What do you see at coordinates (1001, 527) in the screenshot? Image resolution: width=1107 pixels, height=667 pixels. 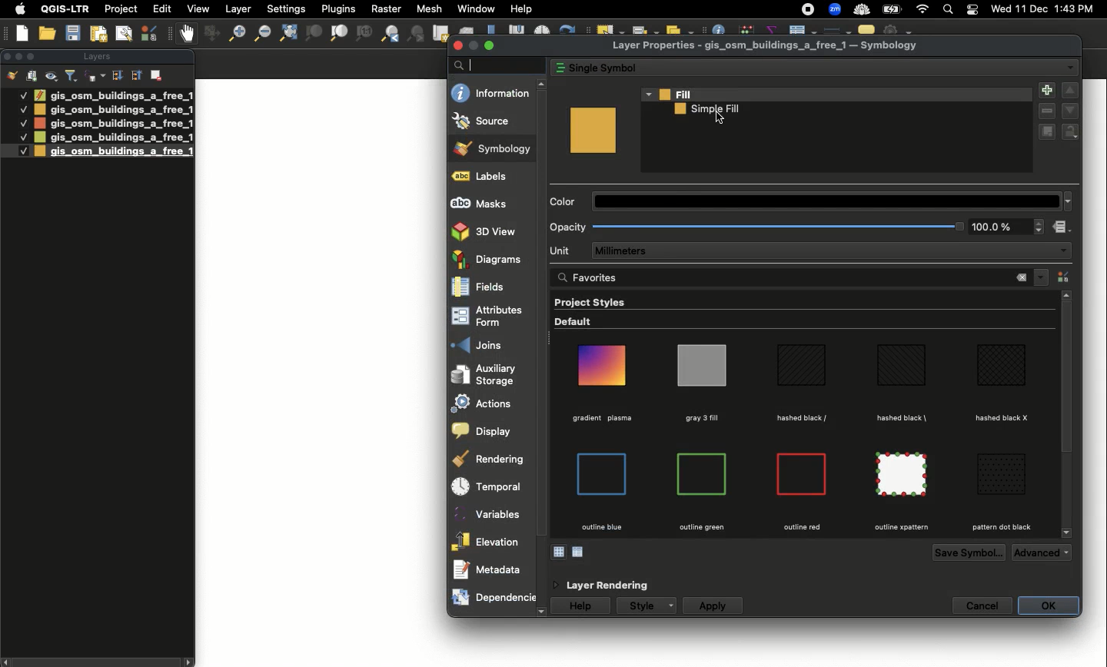 I see `‘pattern dot black` at bounding box center [1001, 527].